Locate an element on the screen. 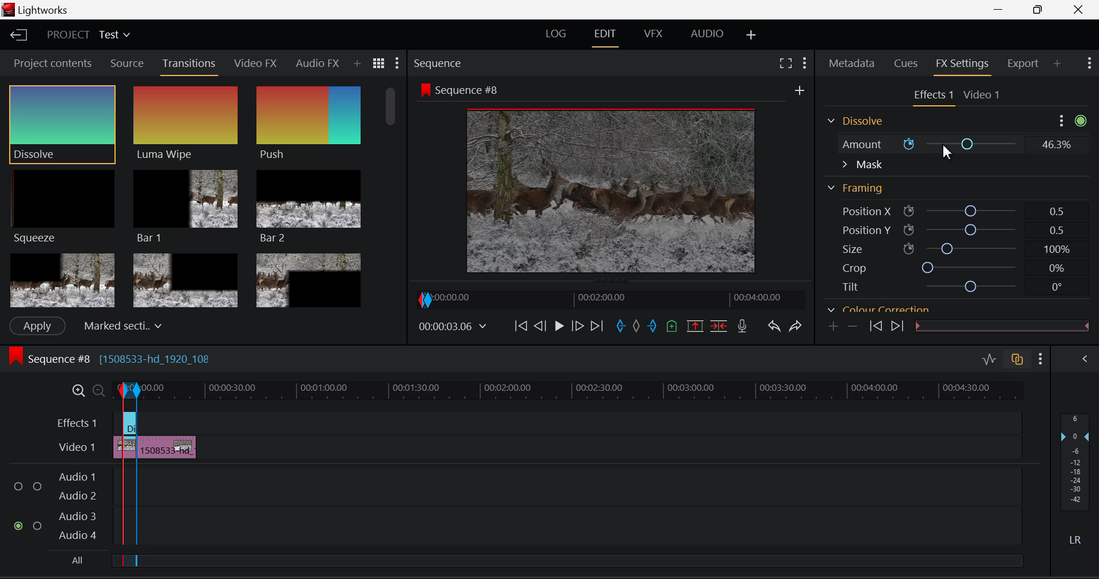 This screenshot has width=1099, height=579. Show Audio Mix is located at coordinates (1085, 360).